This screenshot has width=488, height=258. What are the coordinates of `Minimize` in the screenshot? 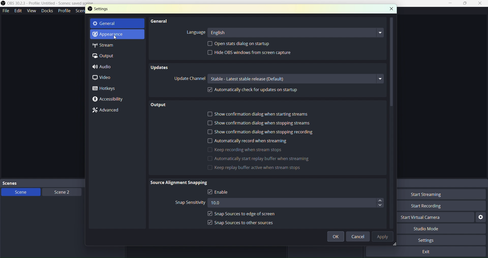 It's located at (452, 3).